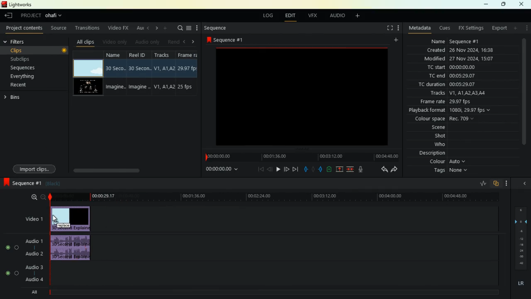 The height and width of the screenshot is (299, 531). I want to click on forward, so click(287, 169).